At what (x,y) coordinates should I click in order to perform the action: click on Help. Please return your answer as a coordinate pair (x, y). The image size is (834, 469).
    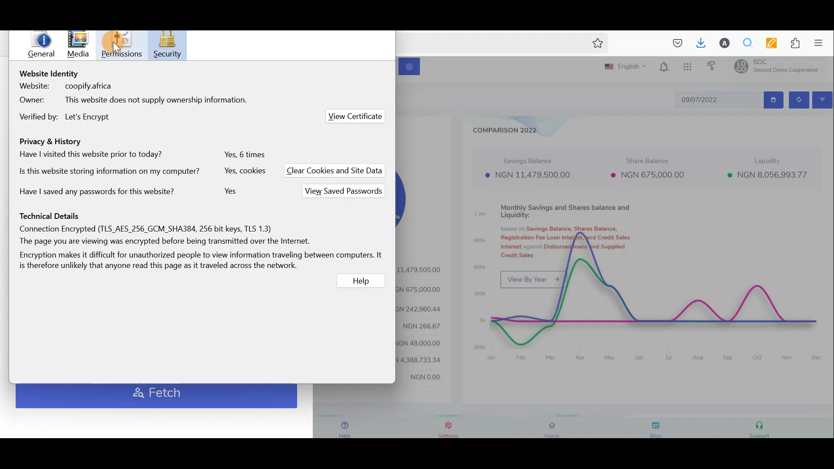
    Looking at the image, I should click on (362, 282).